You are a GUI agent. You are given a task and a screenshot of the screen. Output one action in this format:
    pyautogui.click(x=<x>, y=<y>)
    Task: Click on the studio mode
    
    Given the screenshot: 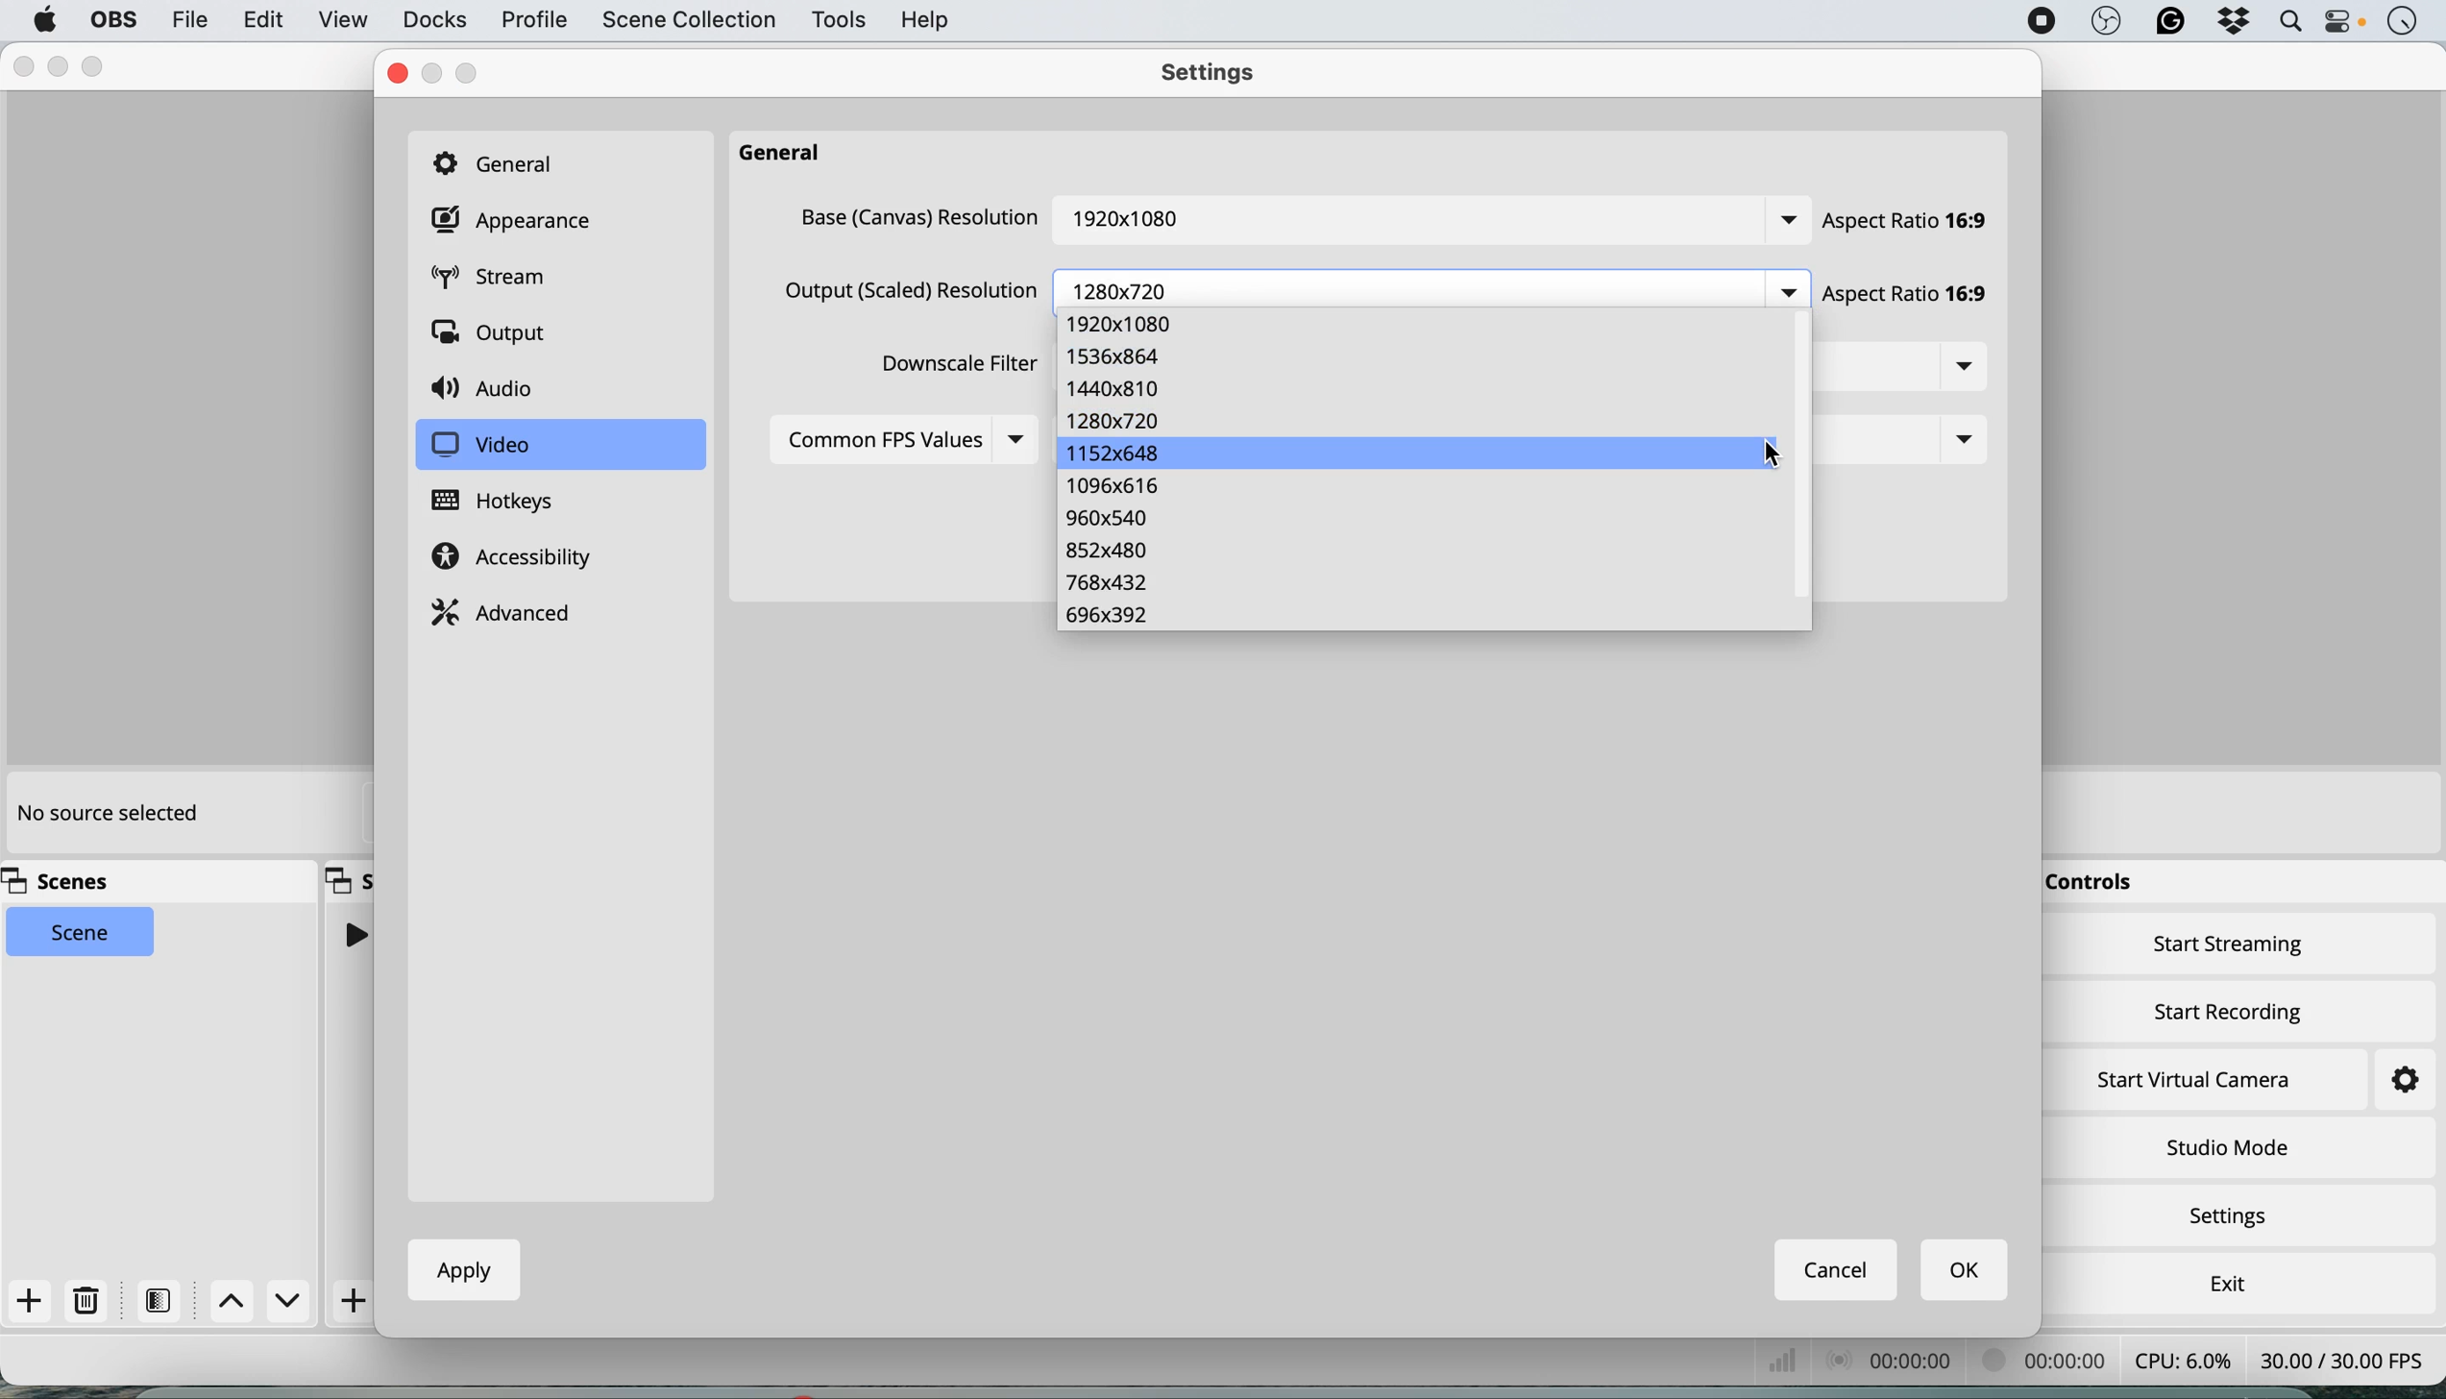 What is the action you would take?
    pyautogui.click(x=2226, y=1146)
    